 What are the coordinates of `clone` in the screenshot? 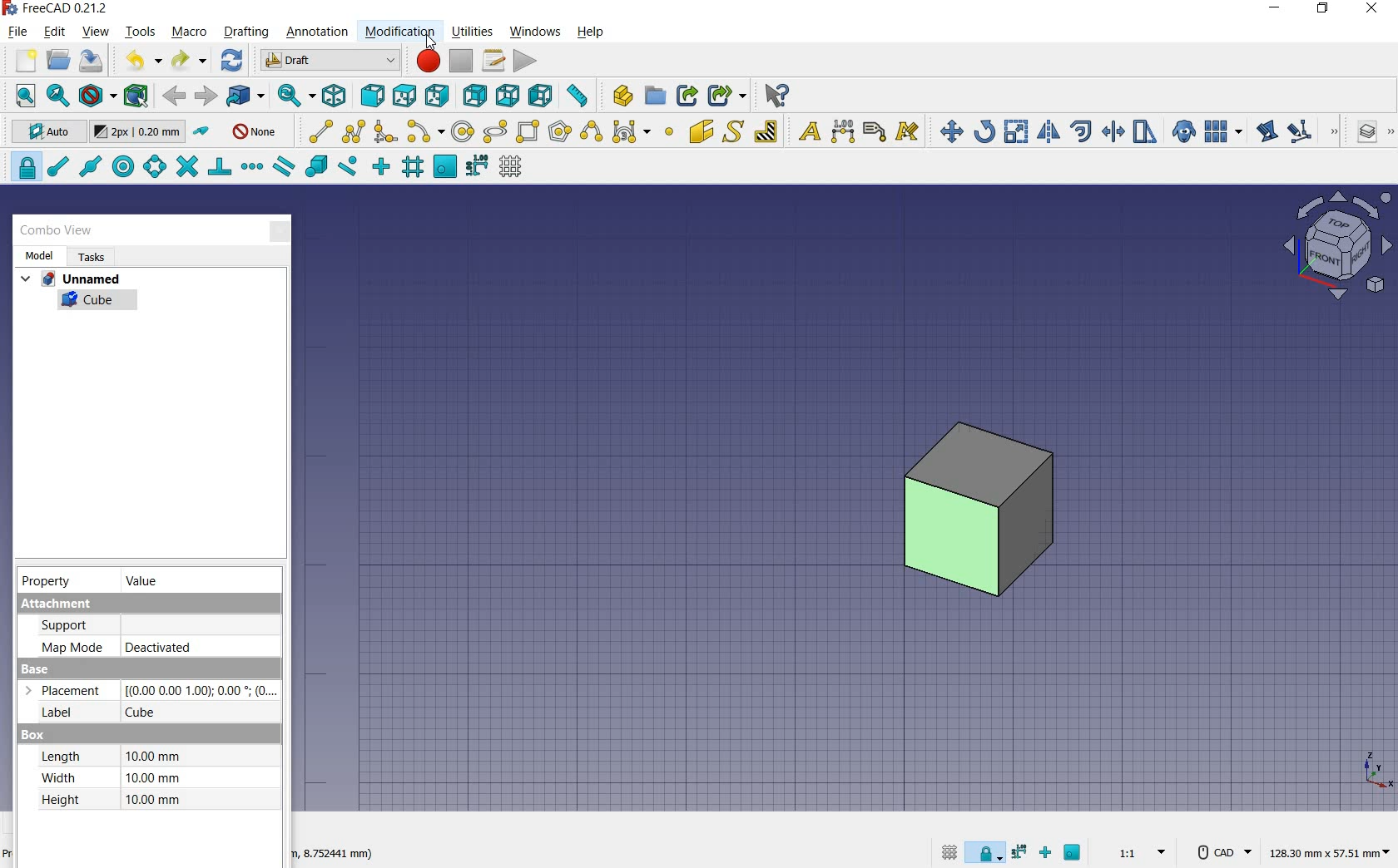 It's located at (1184, 132).